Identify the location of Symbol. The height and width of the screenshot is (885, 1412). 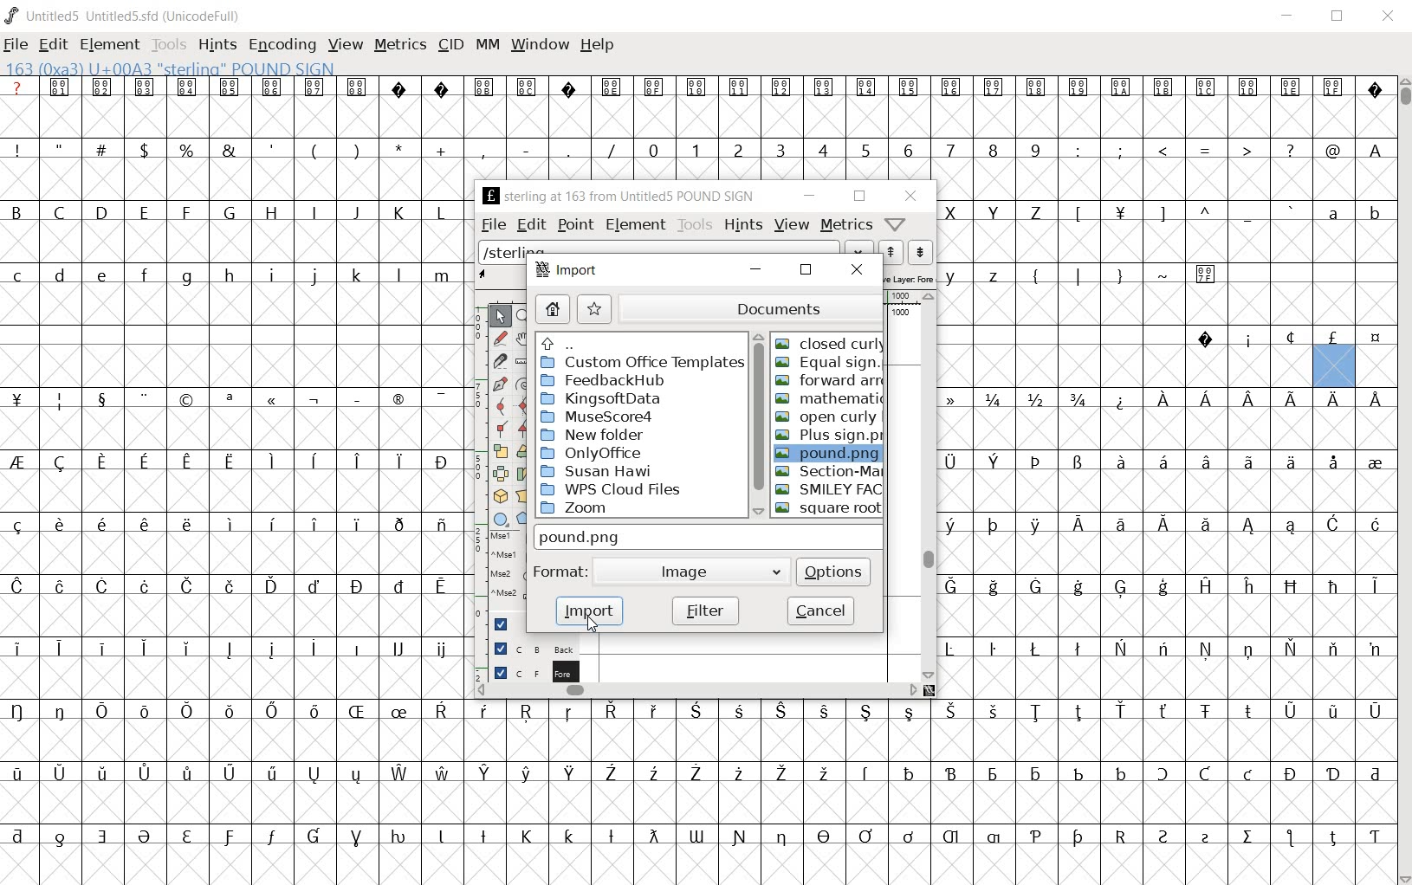
(272, 402).